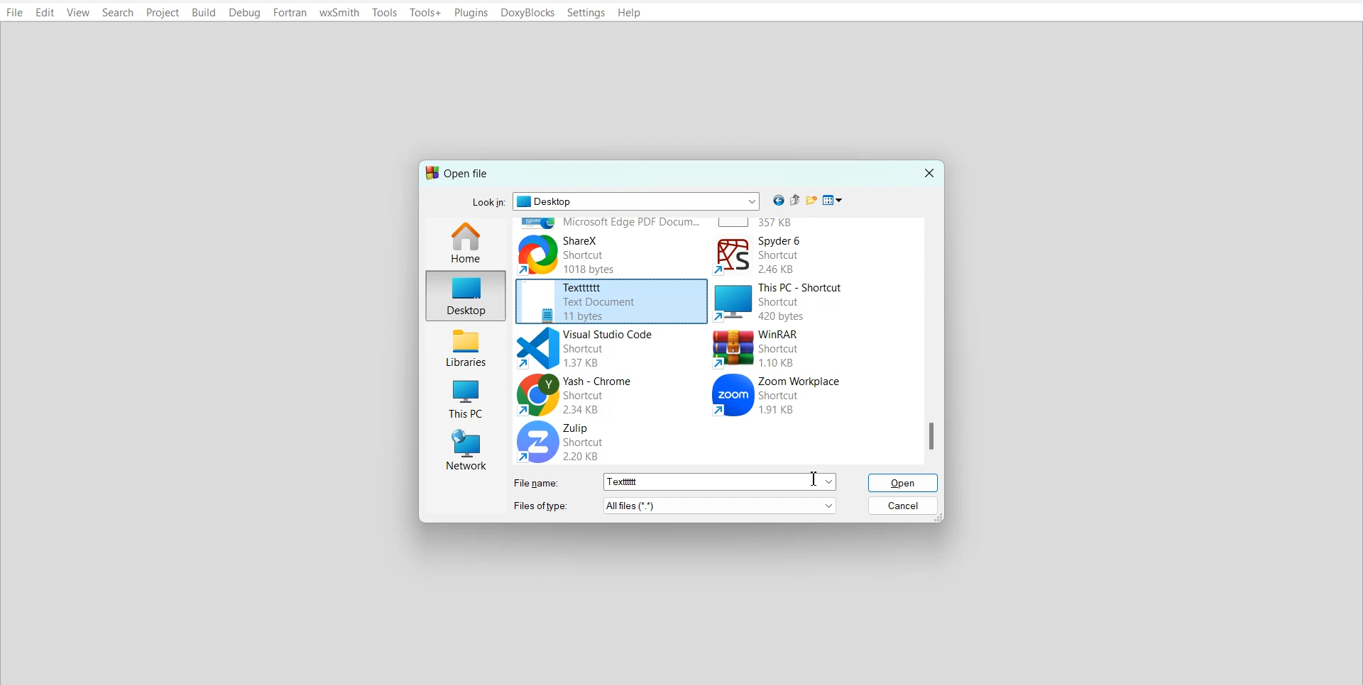 The height and width of the screenshot is (685, 1363). Describe the element at coordinates (801, 347) in the screenshot. I see `WinRAR` at that location.